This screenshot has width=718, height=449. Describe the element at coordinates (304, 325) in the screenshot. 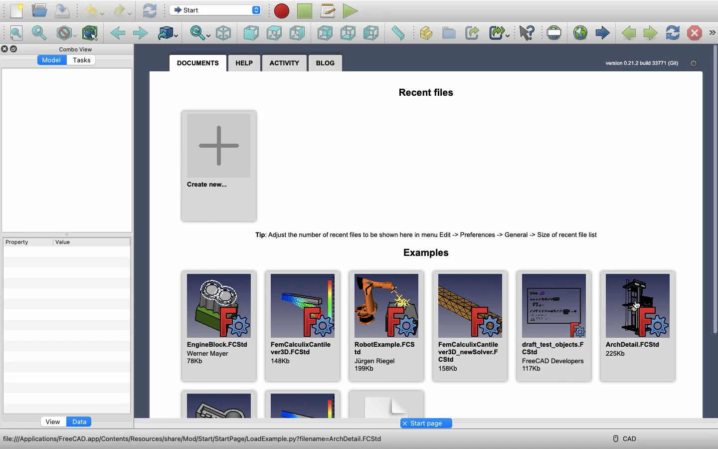

I see `FemCalculixCantilever3D.FCStd` at that location.